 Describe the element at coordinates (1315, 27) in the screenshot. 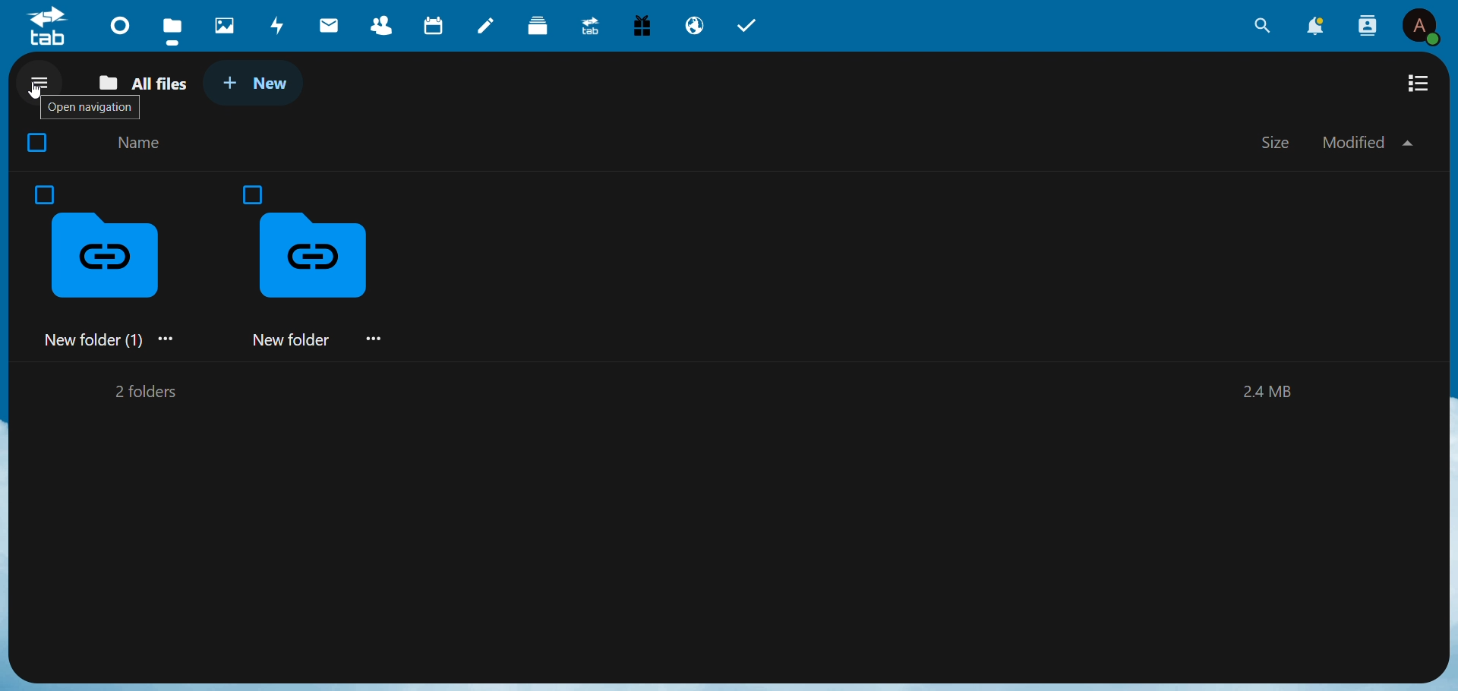

I see `notification` at that location.